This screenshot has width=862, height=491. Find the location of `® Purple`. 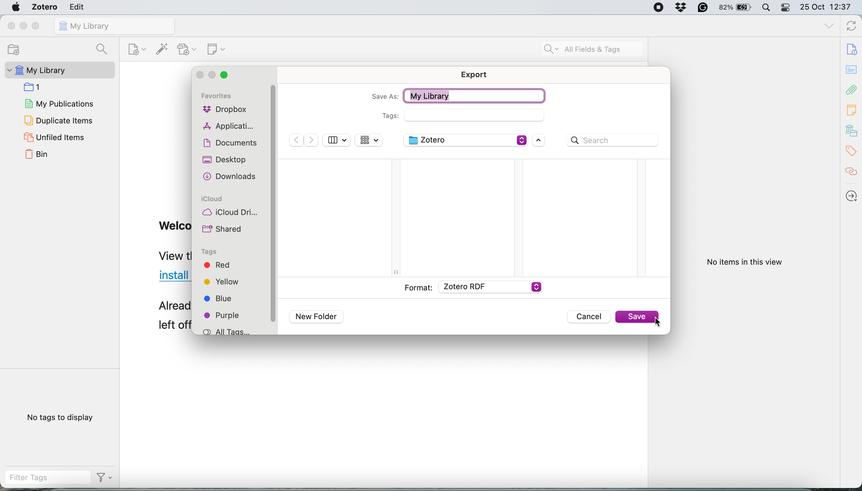

® Purple is located at coordinates (226, 316).